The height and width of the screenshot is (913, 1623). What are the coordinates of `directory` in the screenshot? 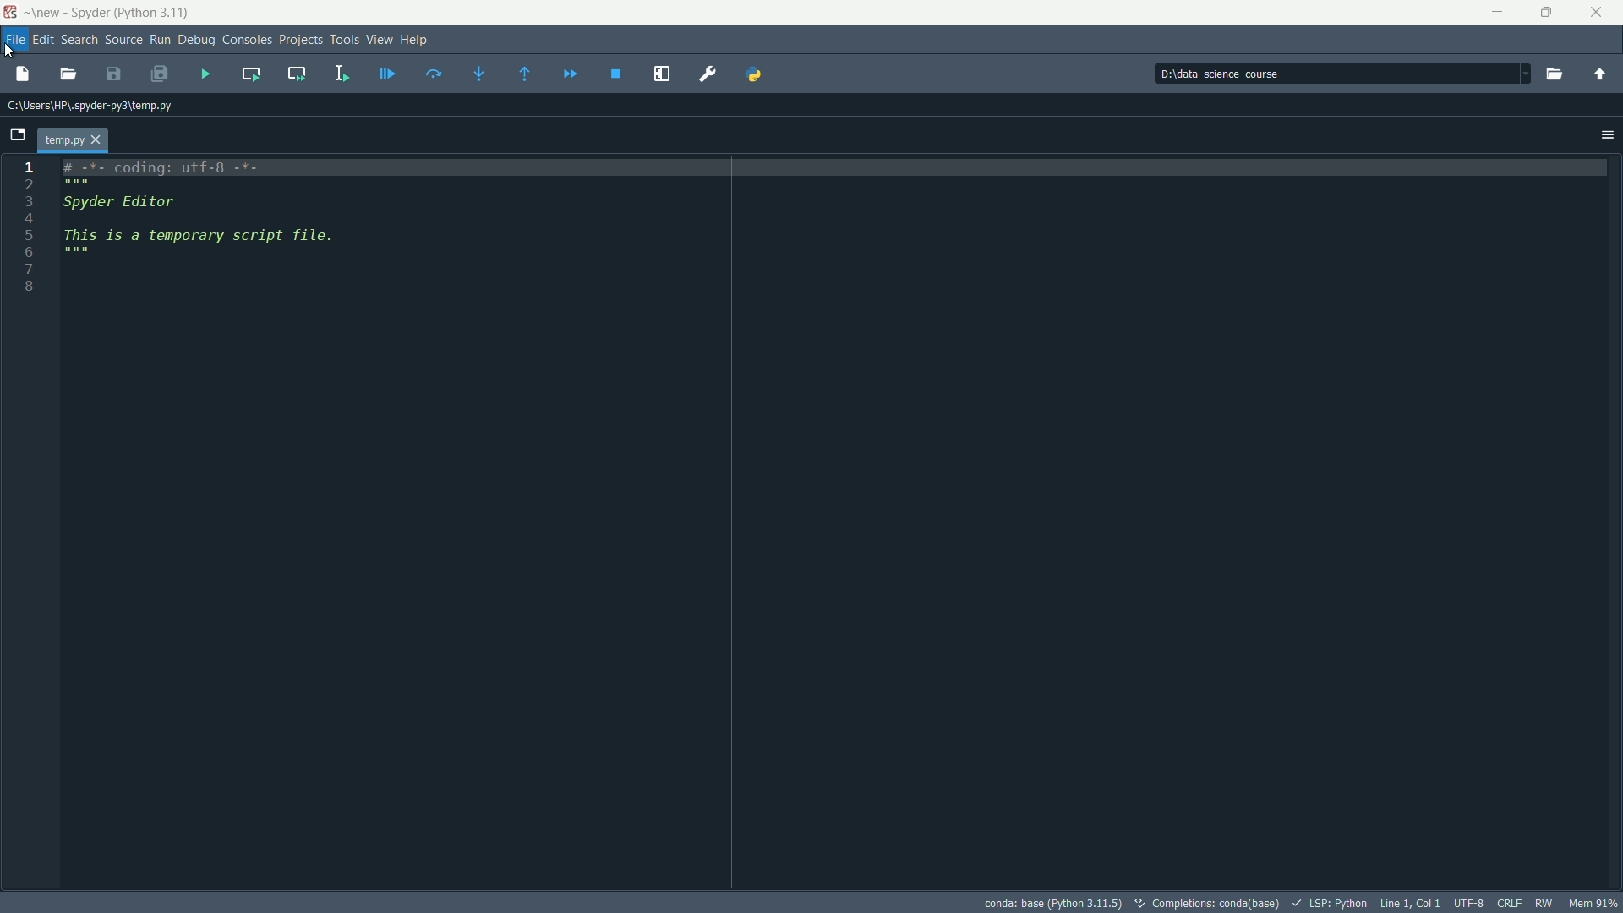 It's located at (1337, 74).